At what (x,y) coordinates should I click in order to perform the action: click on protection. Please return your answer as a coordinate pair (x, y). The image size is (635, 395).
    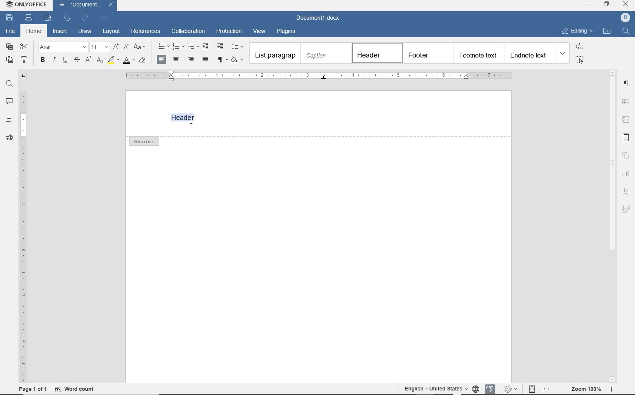
    Looking at the image, I should click on (229, 31).